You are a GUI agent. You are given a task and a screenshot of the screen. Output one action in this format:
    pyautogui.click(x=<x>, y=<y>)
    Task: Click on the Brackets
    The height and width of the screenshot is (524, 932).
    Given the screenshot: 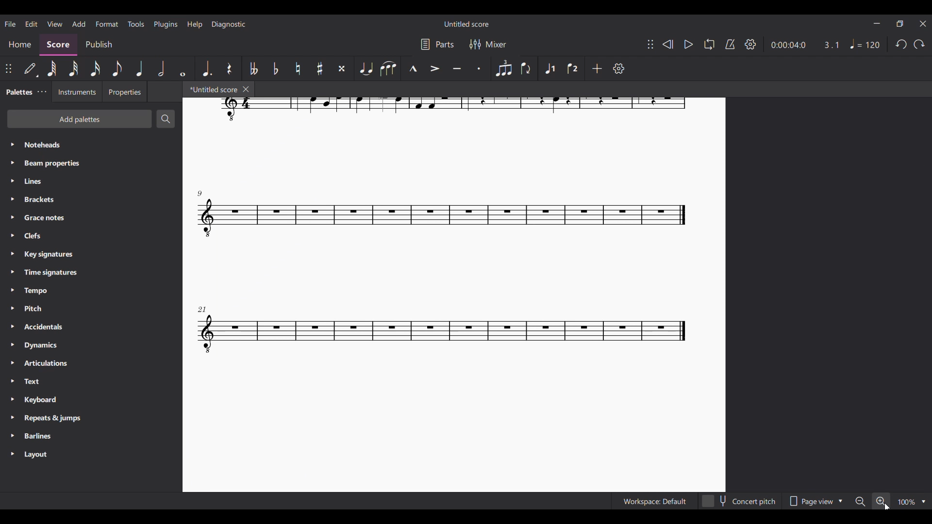 What is the action you would take?
    pyautogui.click(x=91, y=200)
    